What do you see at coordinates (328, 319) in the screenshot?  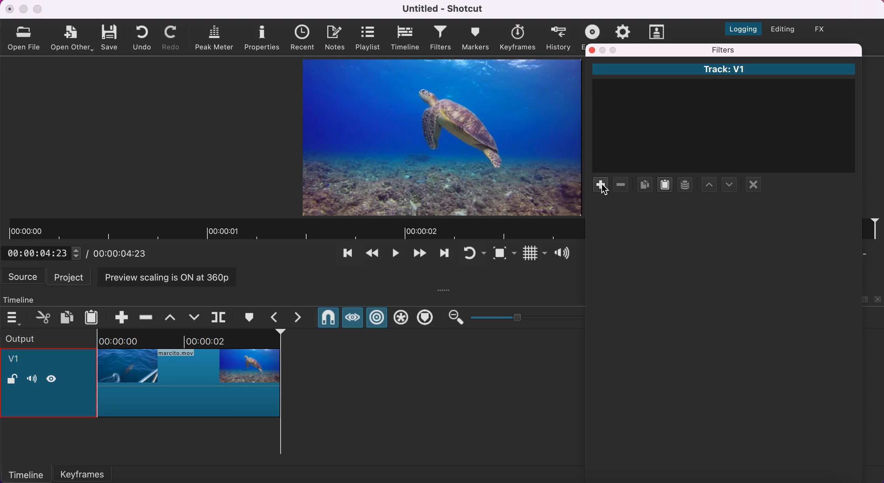 I see `snap` at bounding box center [328, 319].